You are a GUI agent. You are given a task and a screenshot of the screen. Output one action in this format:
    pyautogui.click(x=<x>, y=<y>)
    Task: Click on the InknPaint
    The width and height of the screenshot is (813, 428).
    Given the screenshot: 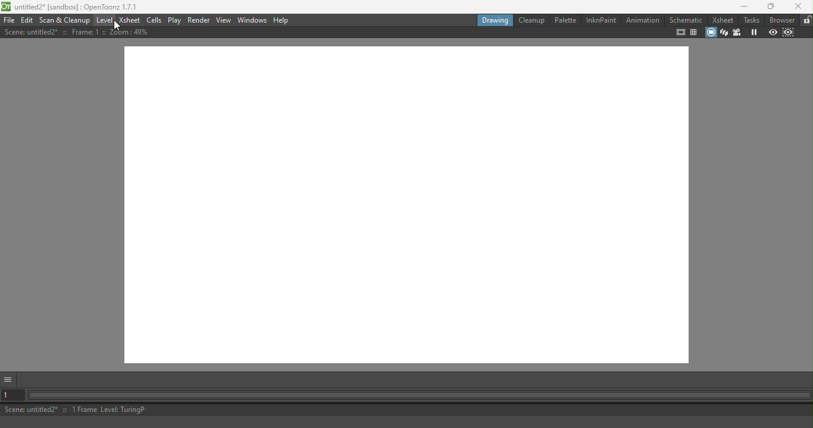 What is the action you would take?
    pyautogui.click(x=599, y=21)
    